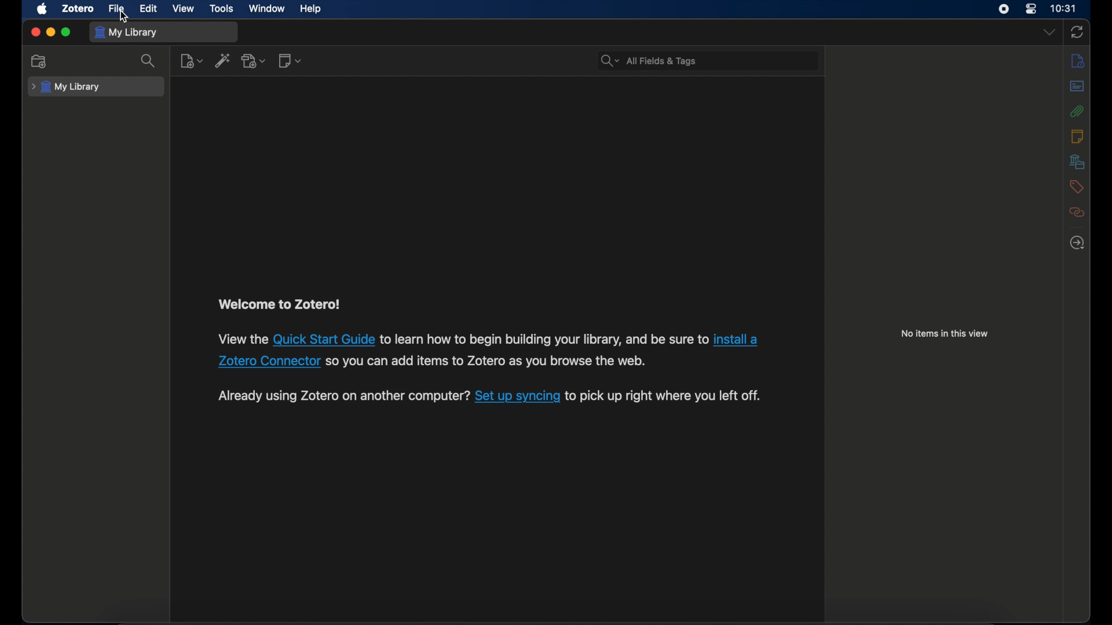 This screenshot has width=1112, height=625. Describe the element at coordinates (267, 362) in the screenshot. I see `` at that location.